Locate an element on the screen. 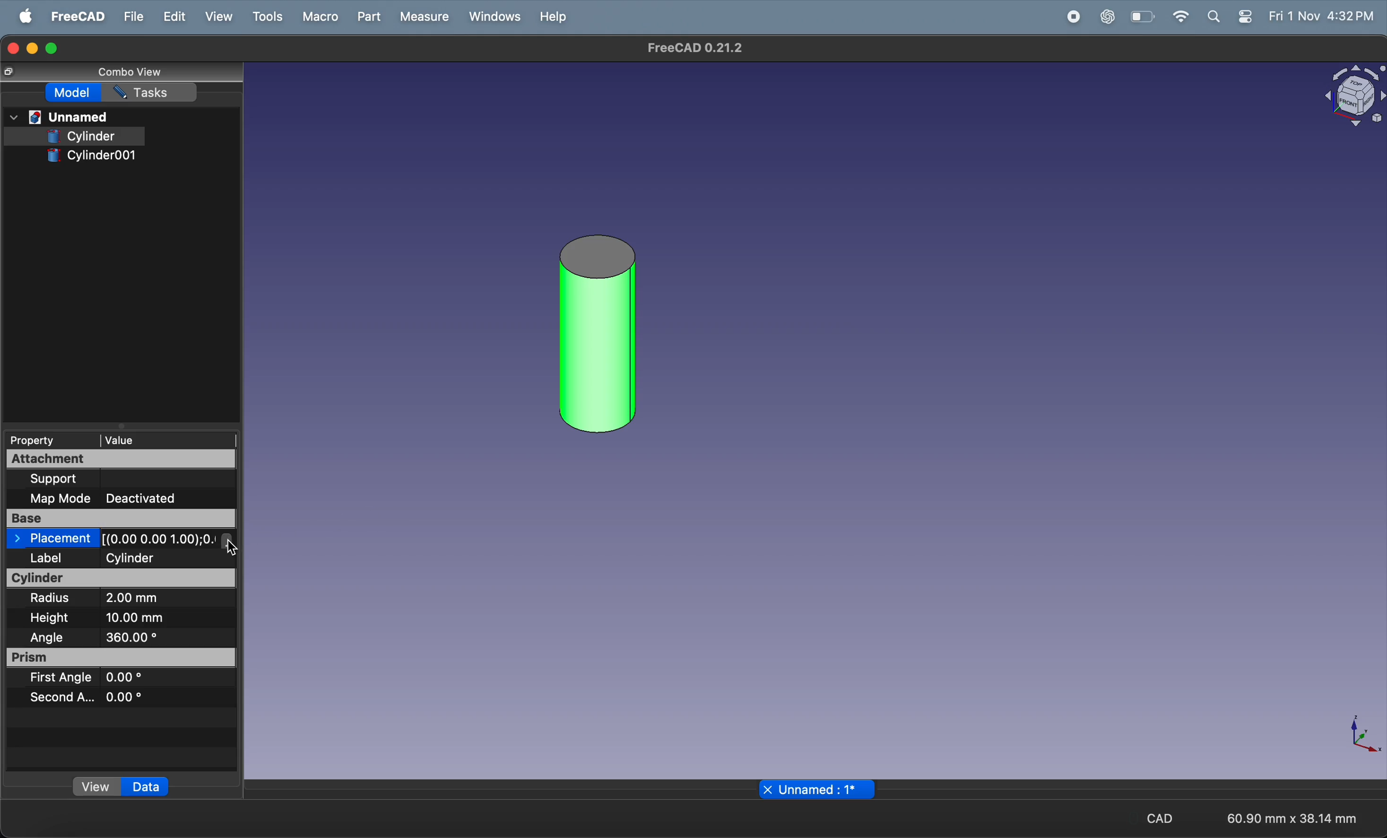 This screenshot has width=1387, height=838. freecad is located at coordinates (73, 16).